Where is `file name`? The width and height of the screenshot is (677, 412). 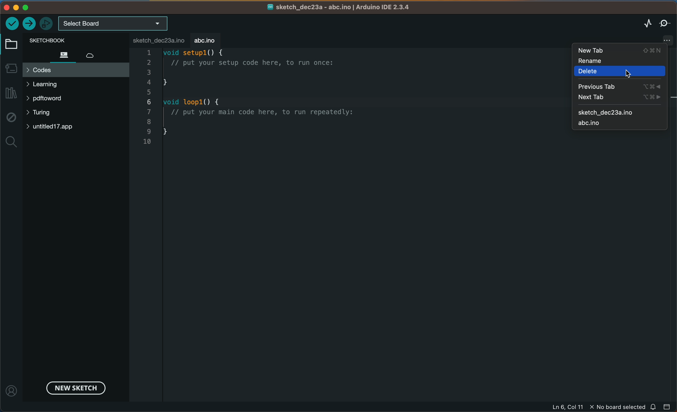
file name is located at coordinates (342, 7).